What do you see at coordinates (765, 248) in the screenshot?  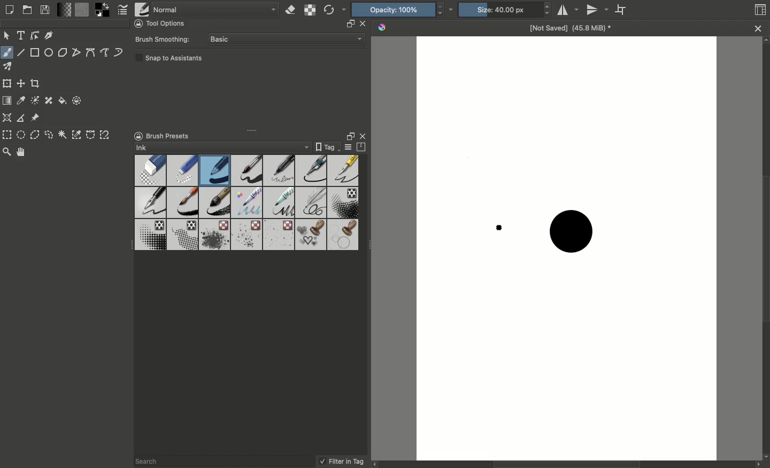 I see `Scroll` at bounding box center [765, 248].